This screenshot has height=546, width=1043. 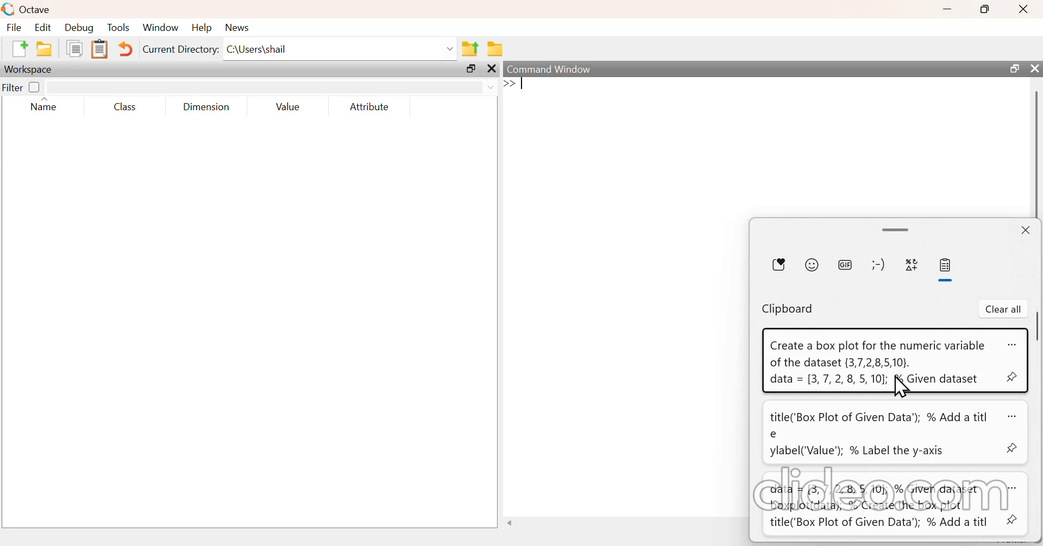 I want to click on pin, so click(x=1019, y=522).